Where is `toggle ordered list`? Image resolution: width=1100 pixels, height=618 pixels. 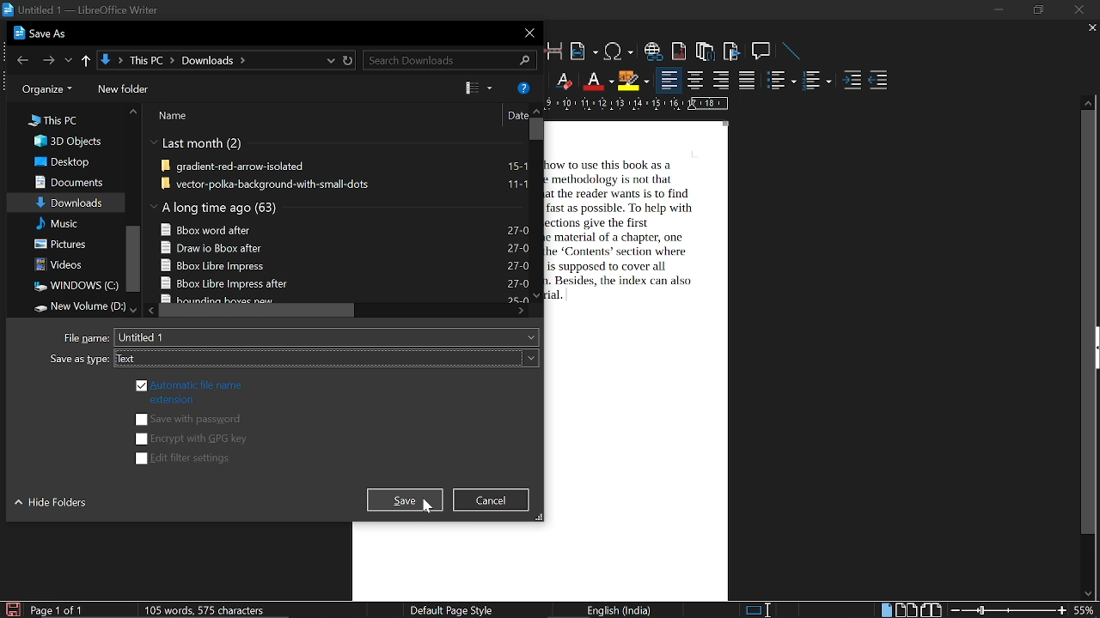 toggle ordered list is located at coordinates (782, 79).